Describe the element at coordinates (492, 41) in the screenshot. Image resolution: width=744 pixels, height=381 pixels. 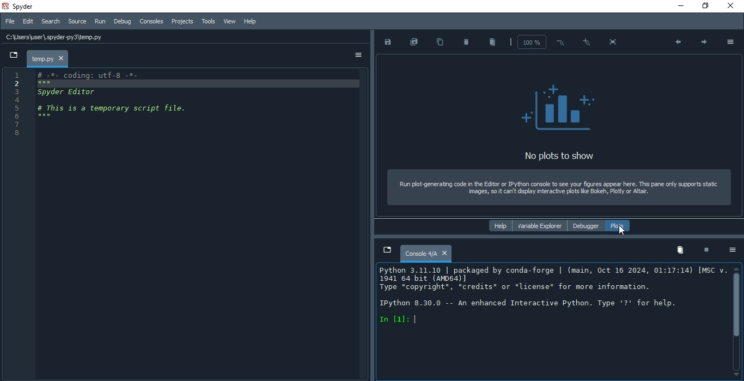
I see `delete all` at that location.